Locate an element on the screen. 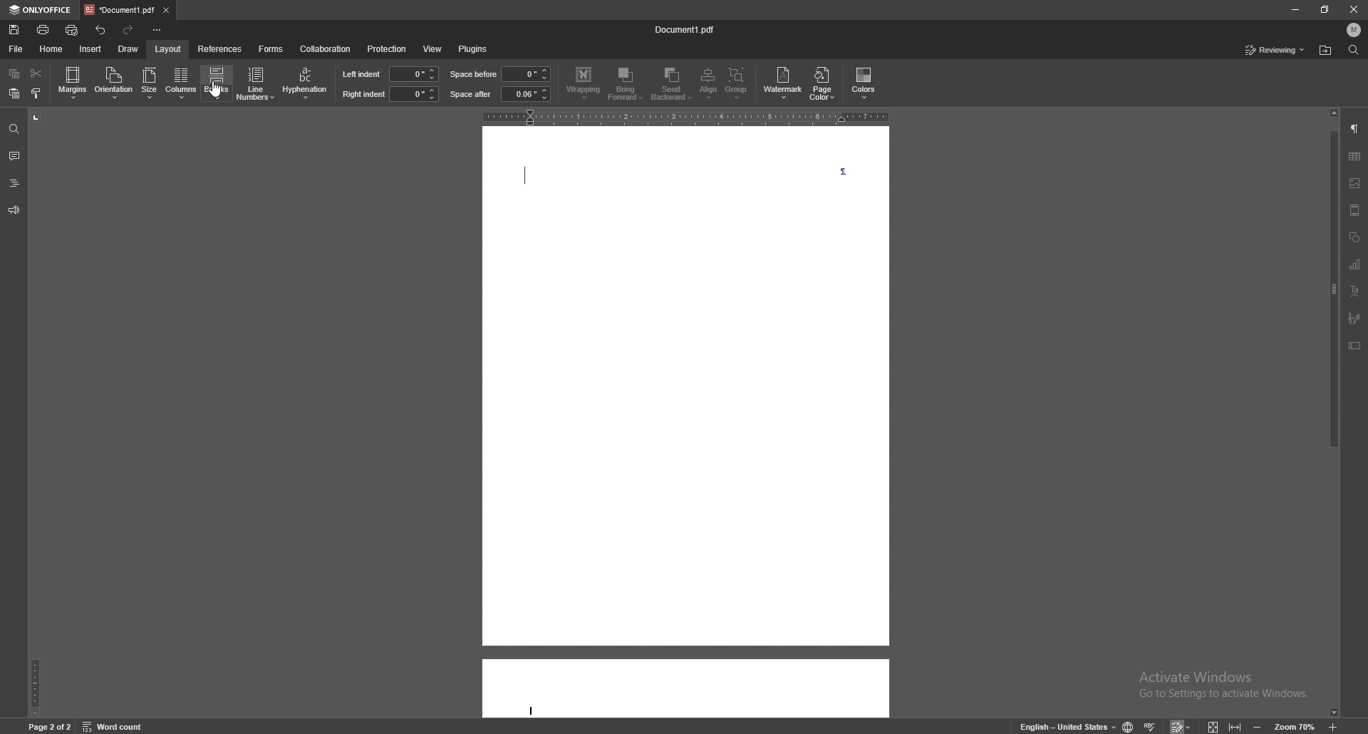 The width and height of the screenshot is (1368, 734). onlyoffice is located at coordinates (39, 9).